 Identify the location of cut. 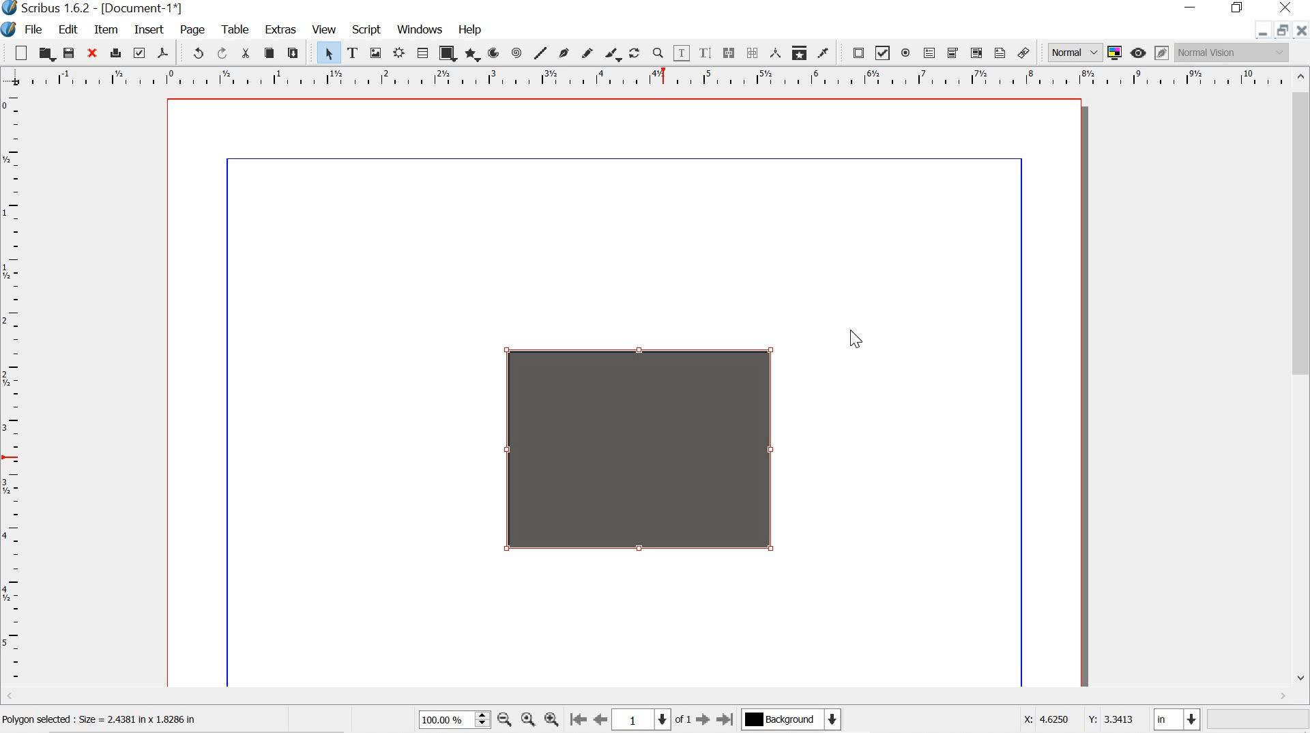
(247, 55).